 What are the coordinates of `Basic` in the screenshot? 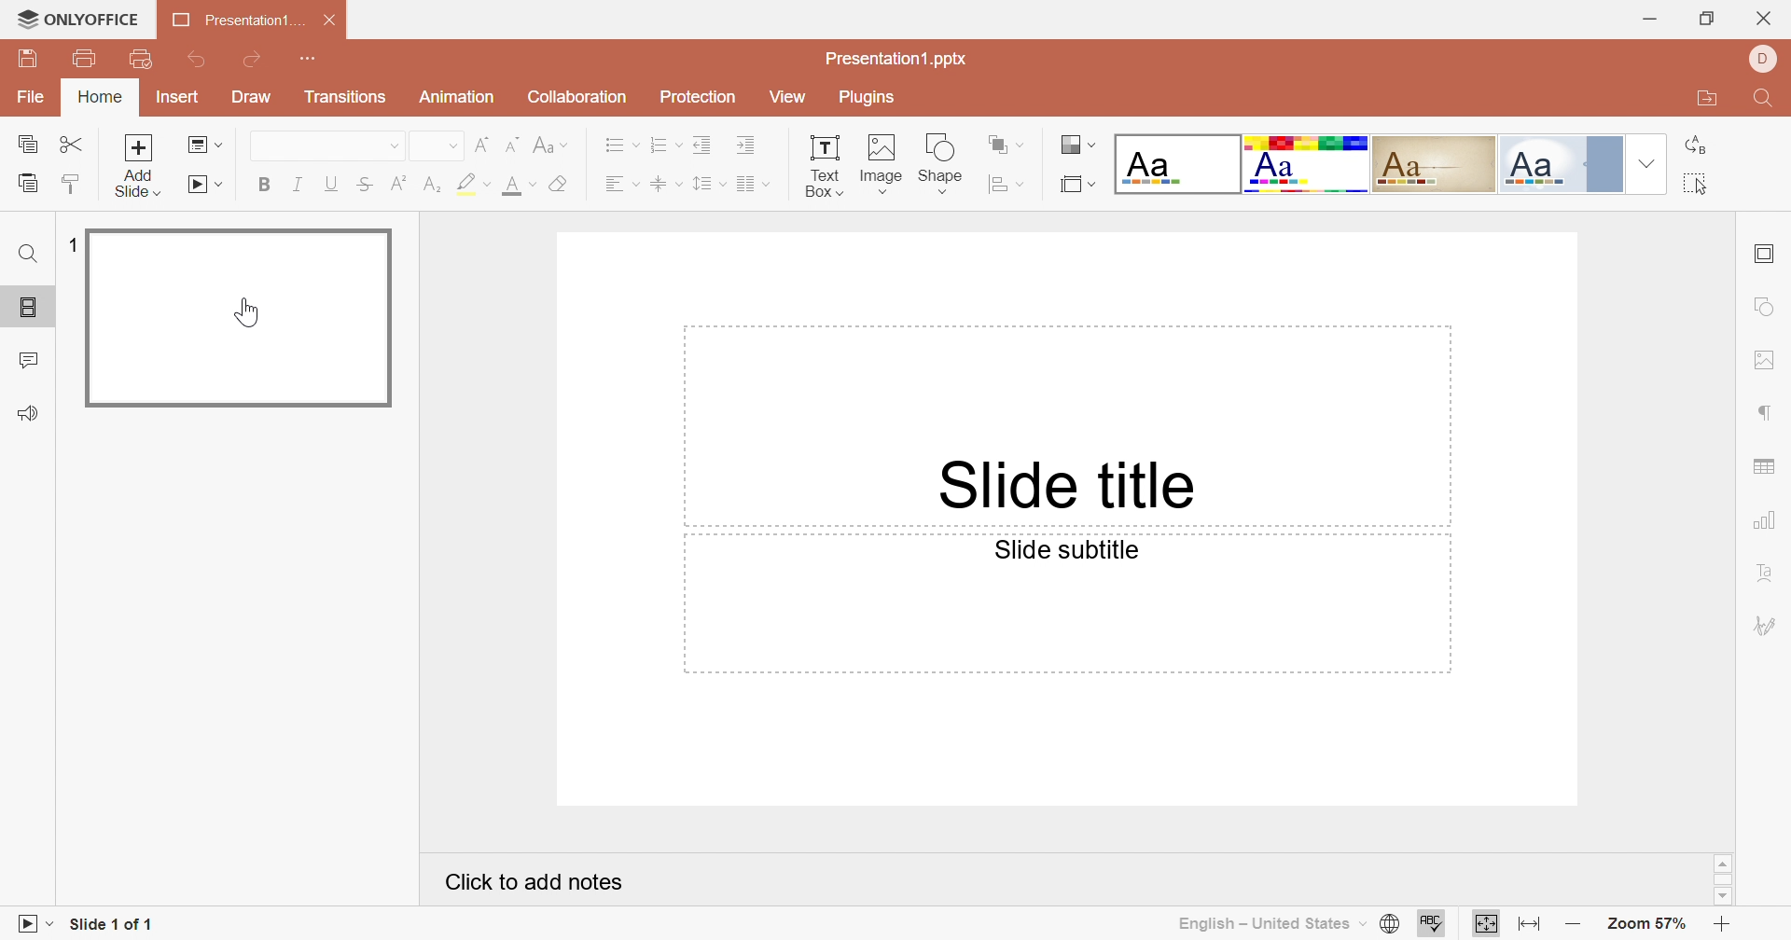 It's located at (1308, 165).